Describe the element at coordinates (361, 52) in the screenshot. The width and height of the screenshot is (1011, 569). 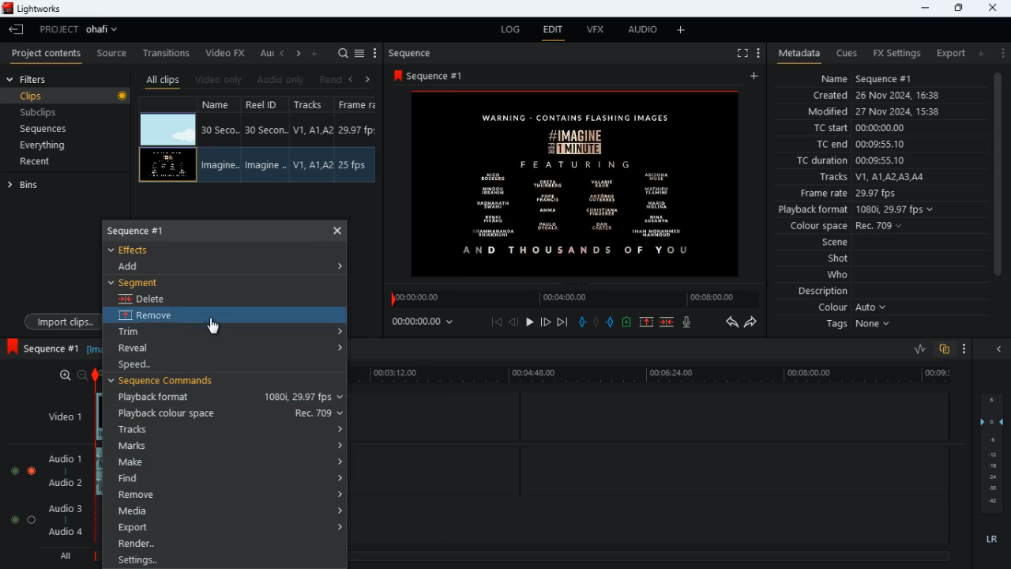
I see `select` at that location.